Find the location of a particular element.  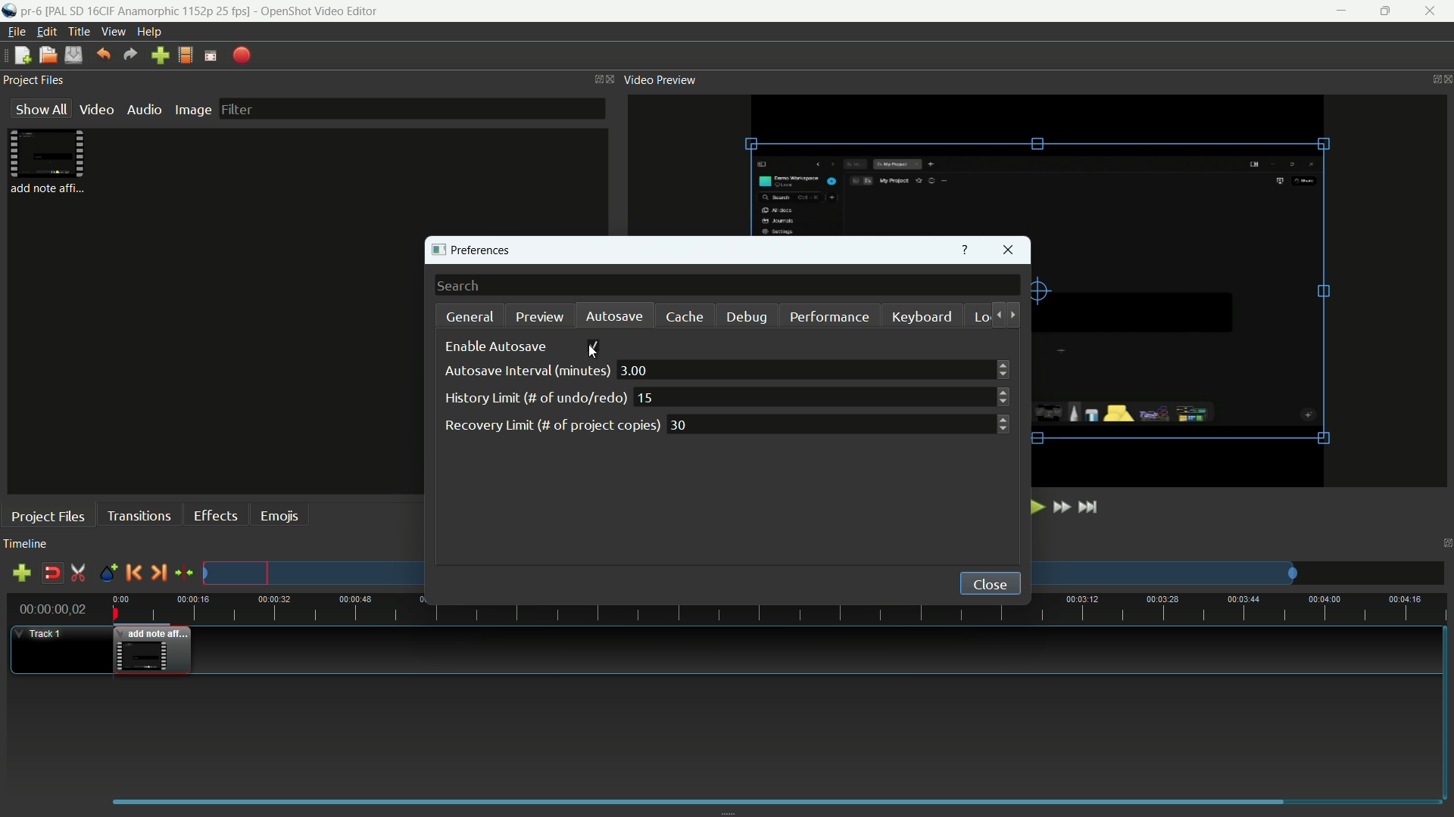

export is located at coordinates (242, 57).